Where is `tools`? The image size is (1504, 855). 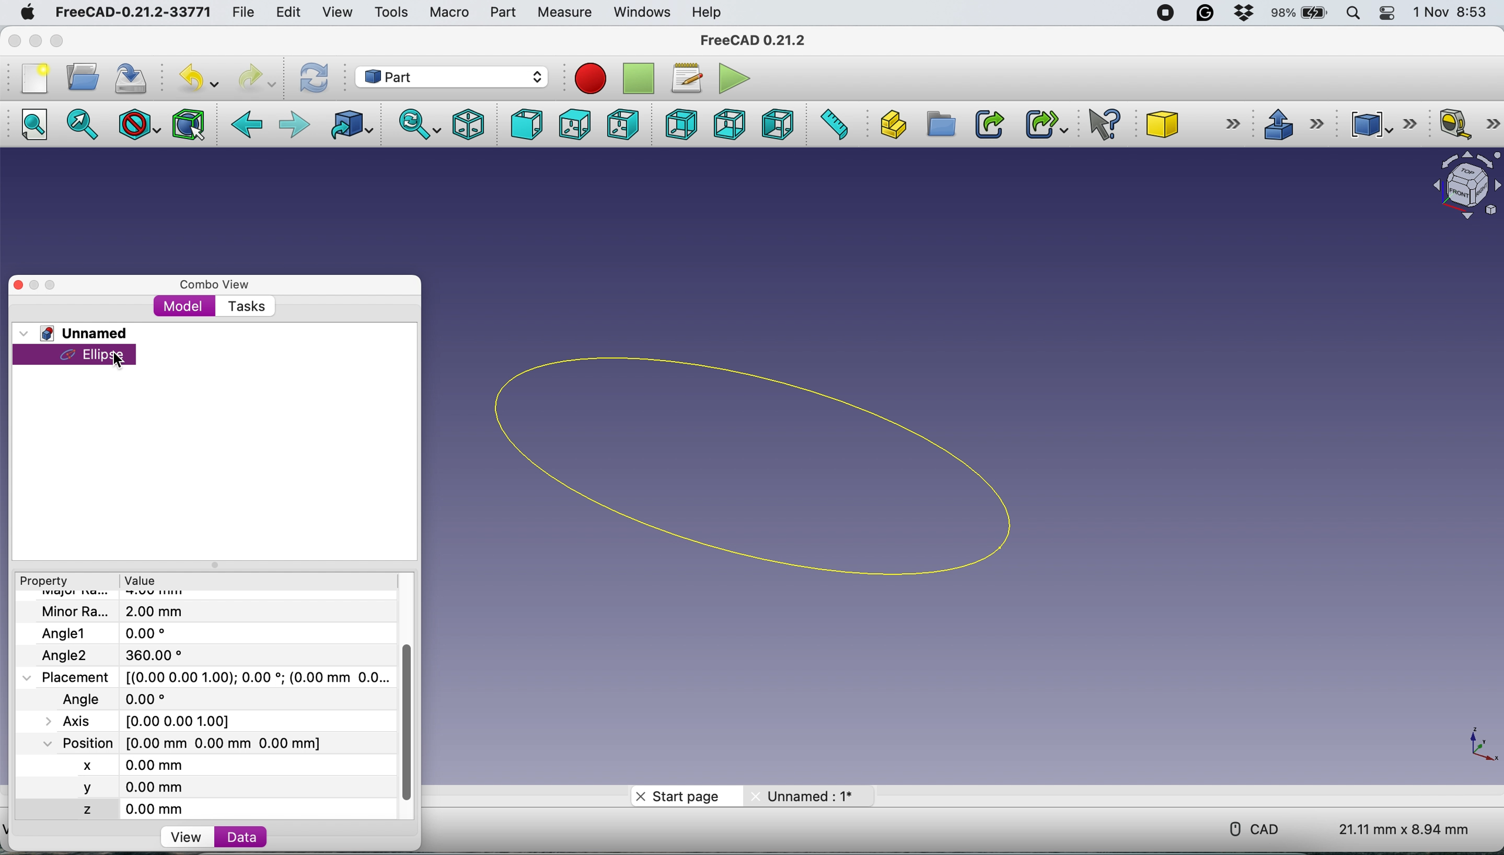 tools is located at coordinates (392, 13).